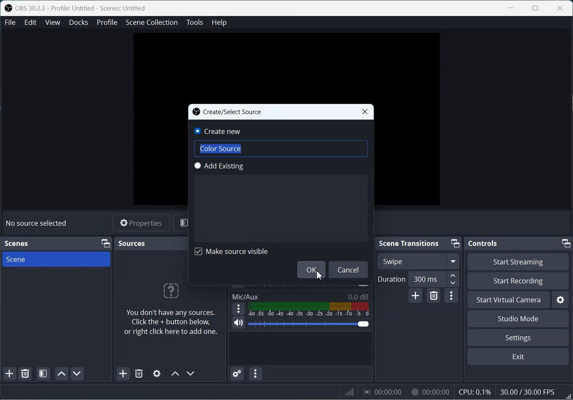  I want to click on File, so click(9, 22).